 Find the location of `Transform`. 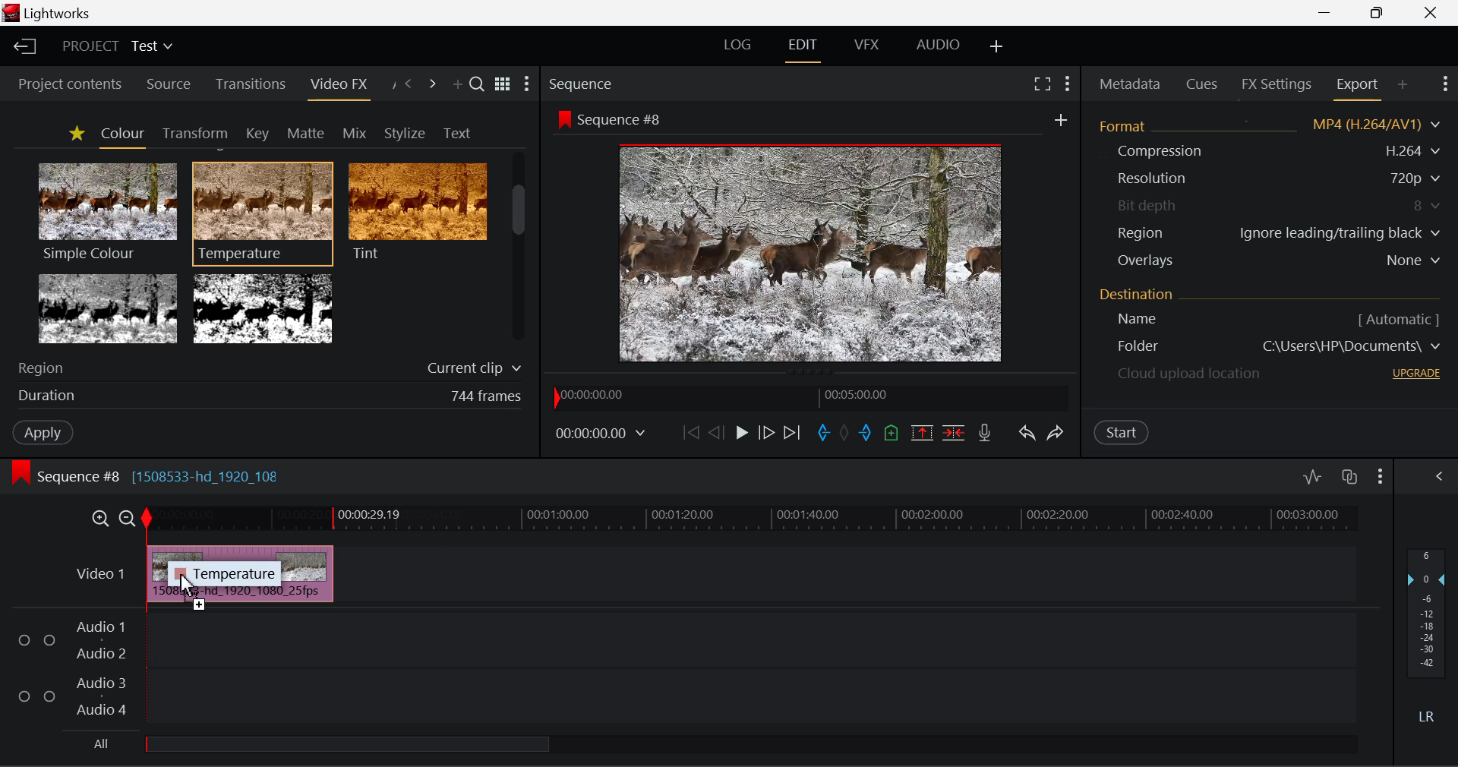

Transform is located at coordinates (192, 132).